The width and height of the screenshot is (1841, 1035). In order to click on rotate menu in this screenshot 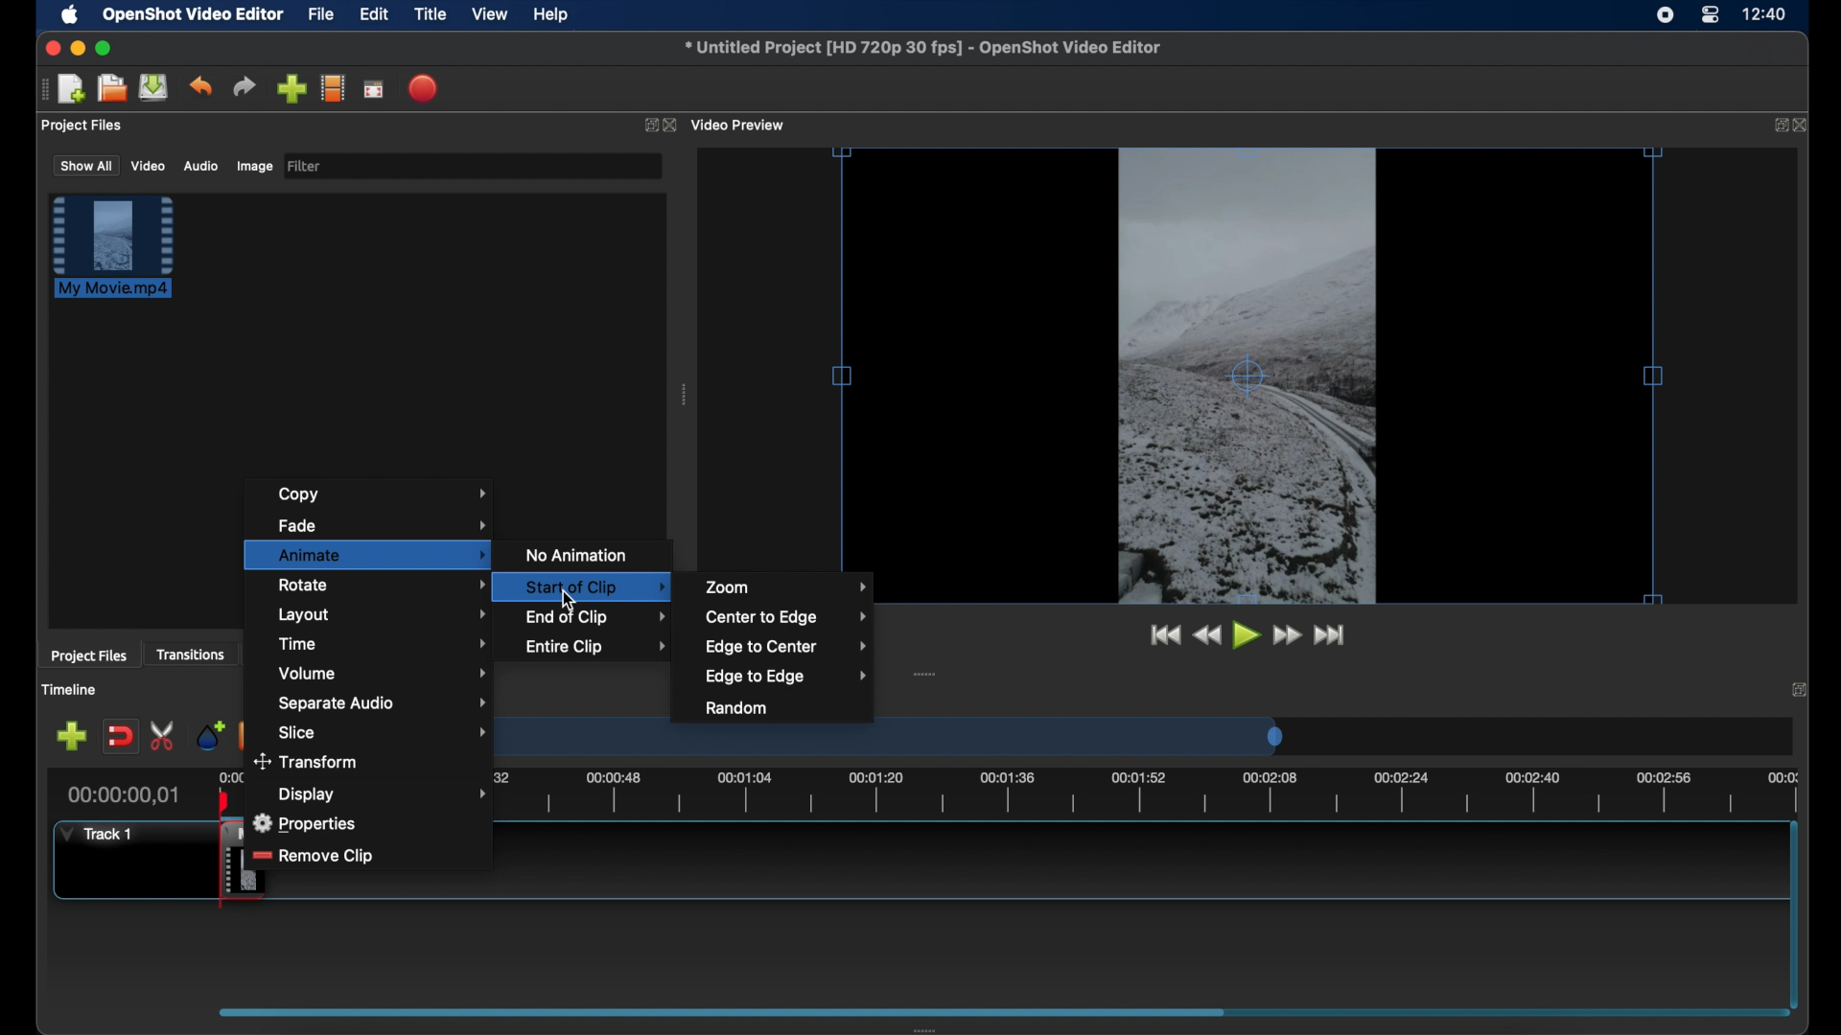, I will do `click(372, 585)`.